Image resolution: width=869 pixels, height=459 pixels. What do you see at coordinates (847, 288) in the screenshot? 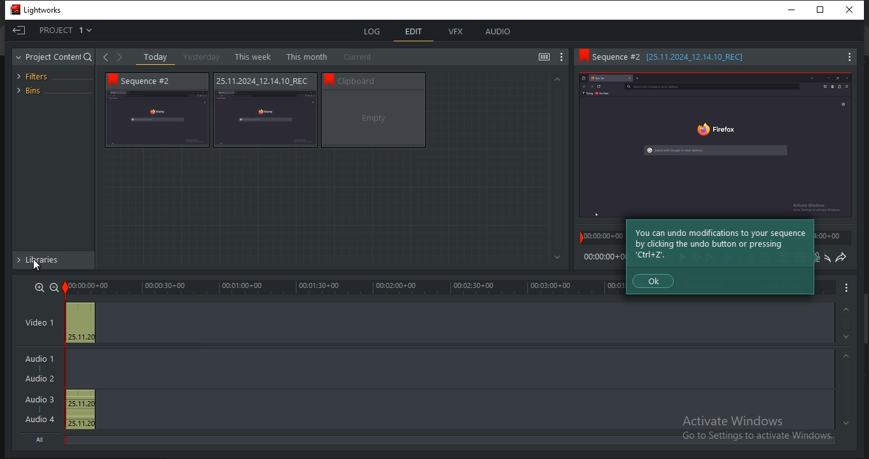
I see `Menu` at bounding box center [847, 288].